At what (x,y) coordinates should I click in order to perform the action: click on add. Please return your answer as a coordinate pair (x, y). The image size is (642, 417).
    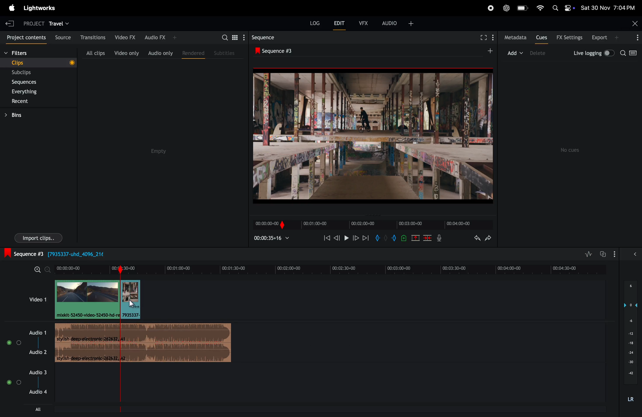
    Looking at the image, I should click on (516, 52).